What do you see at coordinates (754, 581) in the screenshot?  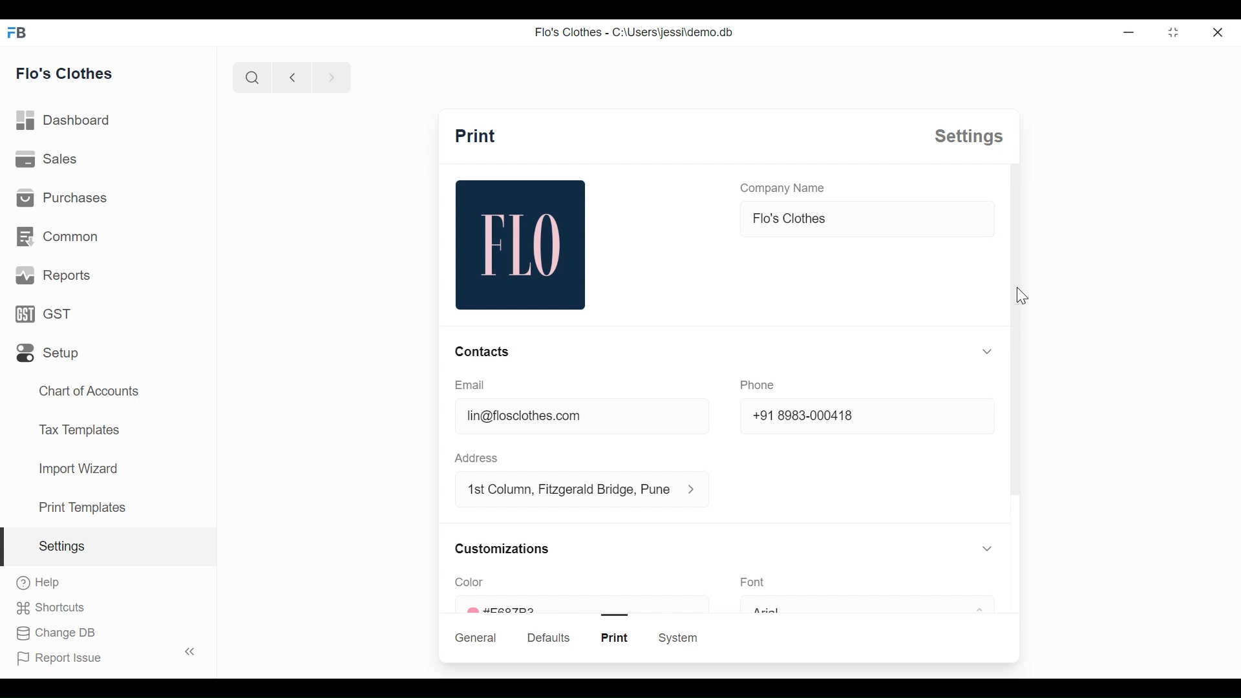 I see `font` at bounding box center [754, 581].